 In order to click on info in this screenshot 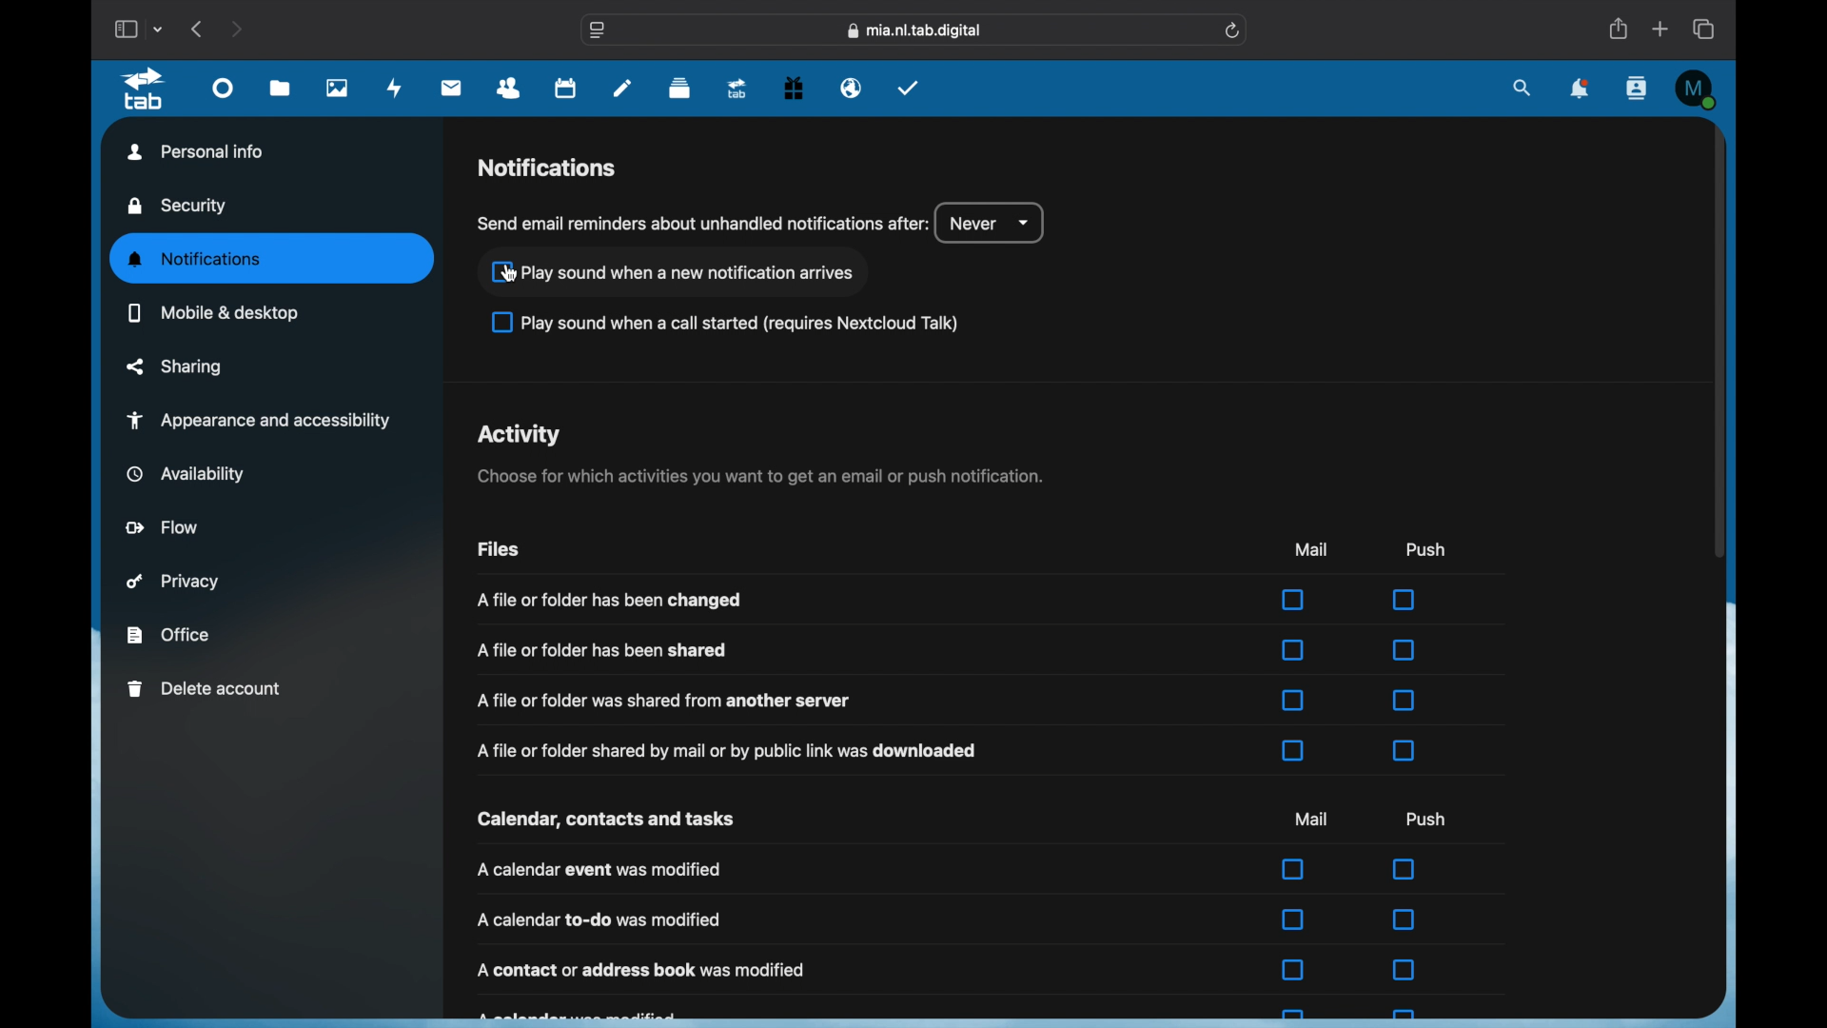, I will do `click(609, 600)`.